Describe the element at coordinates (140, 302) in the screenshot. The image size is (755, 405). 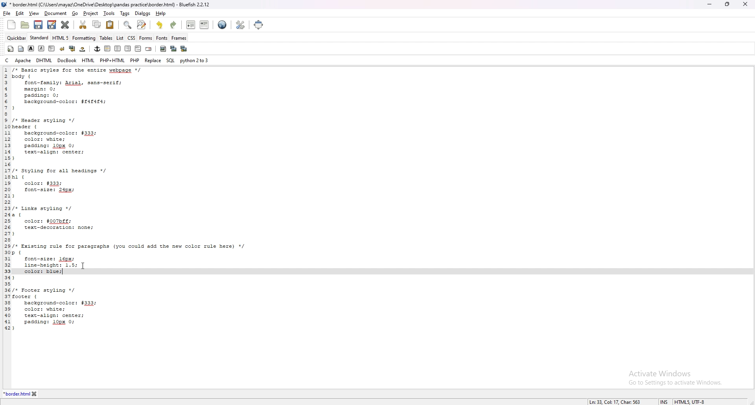
I see `code` at that location.